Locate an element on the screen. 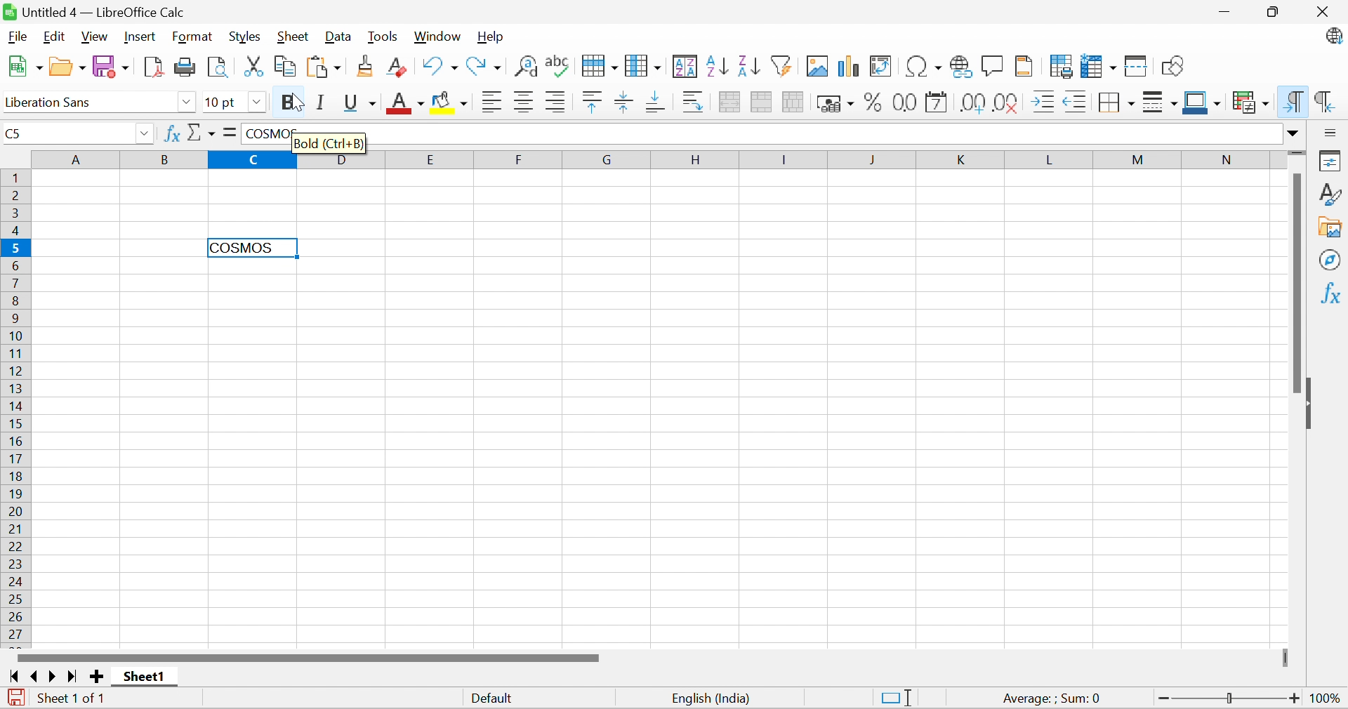 The height and width of the screenshot is (709, 1348). Column is located at coordinates (642, 65).